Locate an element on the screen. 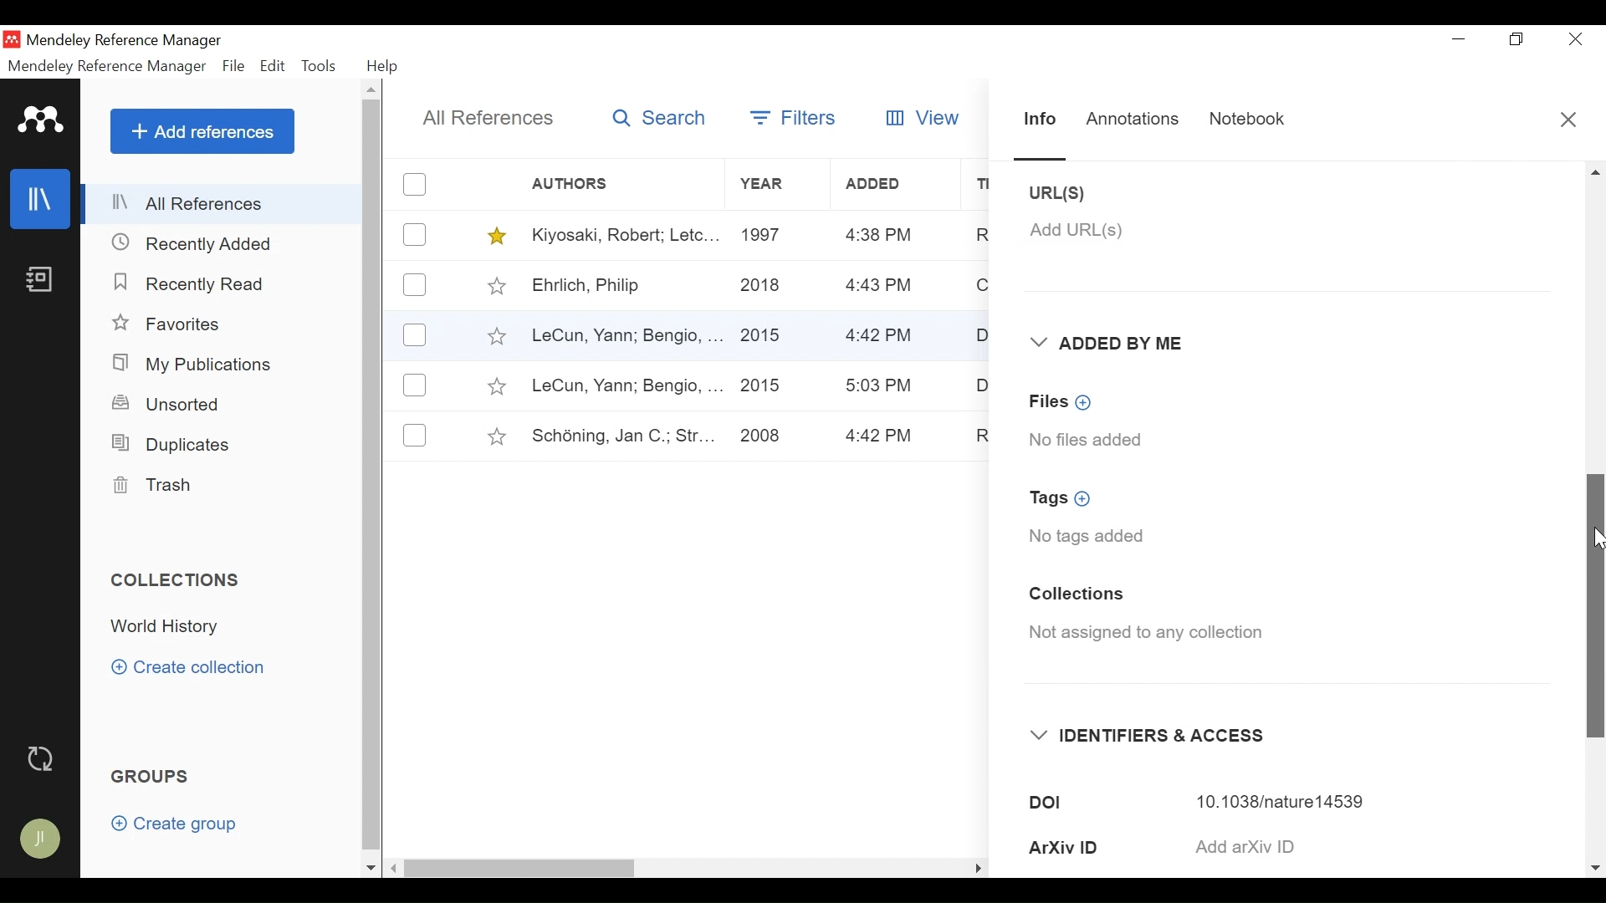 The image size is (1606, 903). Added by Me is located at coordinates (1112, 344).